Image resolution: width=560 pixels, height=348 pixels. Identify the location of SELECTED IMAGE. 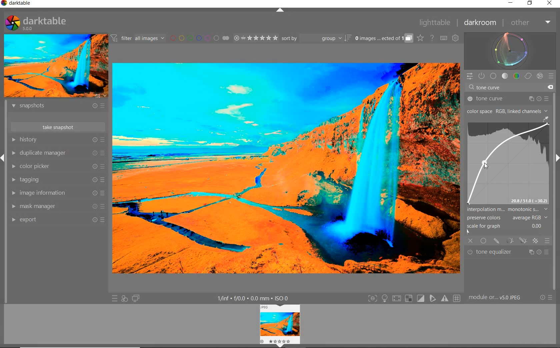
(285, 167).